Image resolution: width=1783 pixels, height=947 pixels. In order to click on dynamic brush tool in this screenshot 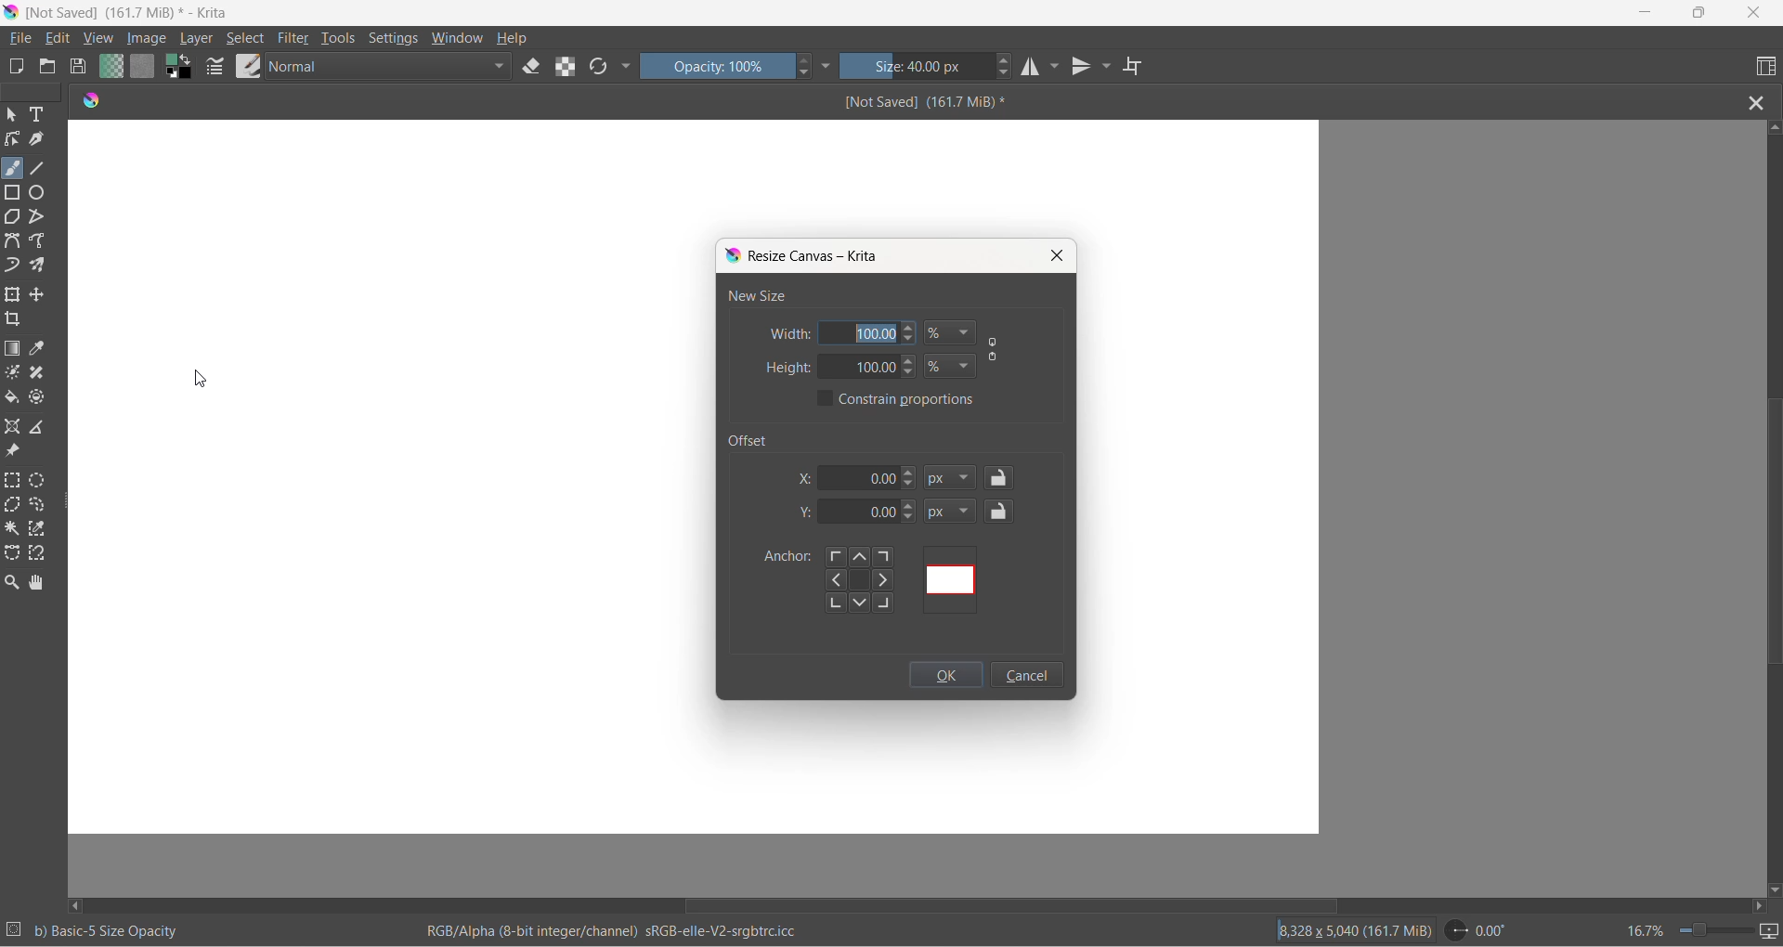, I will do `click(14, 266)`.